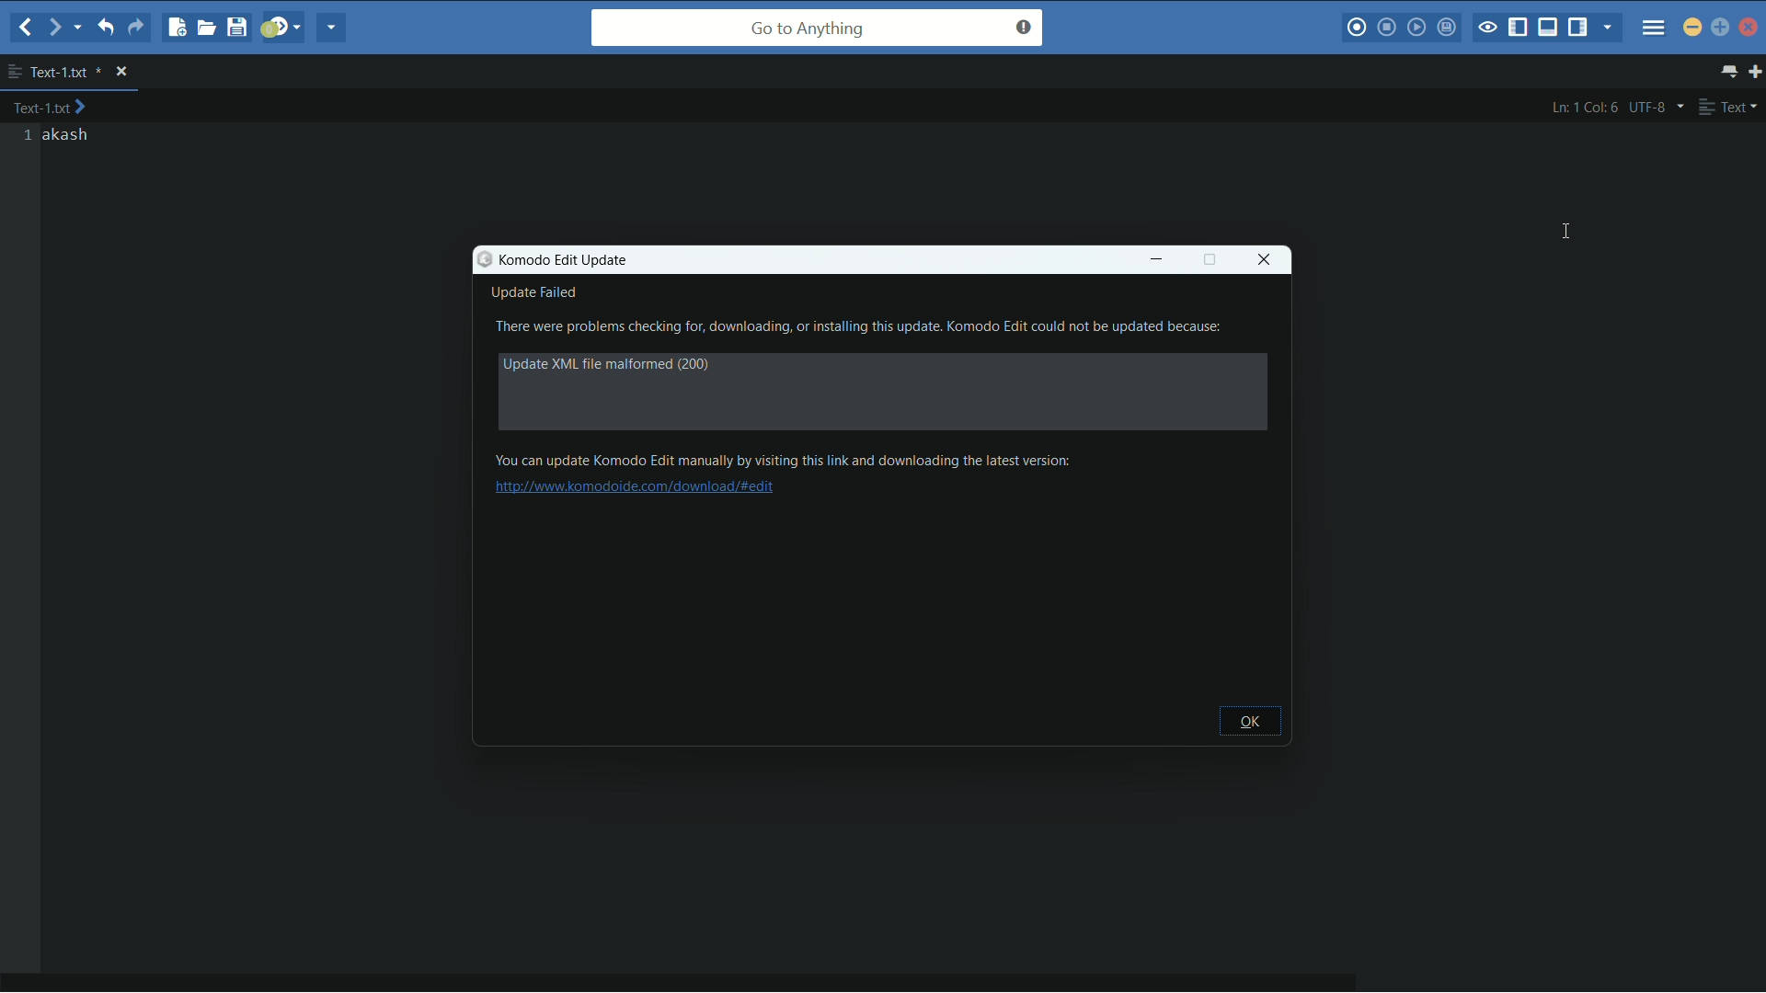  Describe the element at coordinates (1390, 27) in the screenshot. I see `stop macro` at that location.